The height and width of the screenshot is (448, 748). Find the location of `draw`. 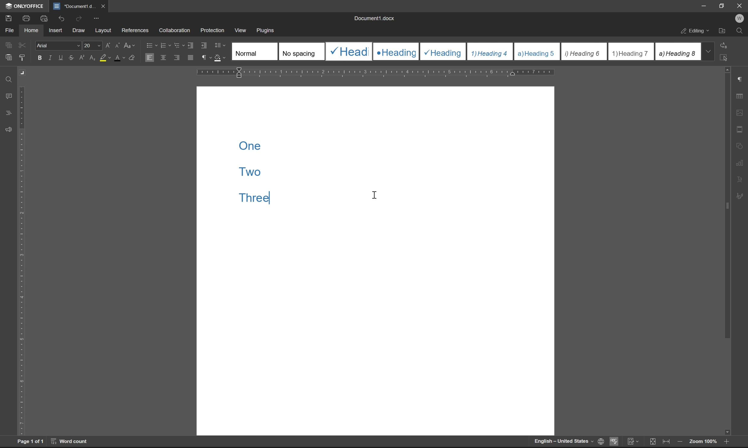

draw is located at coordinates (80, 31).